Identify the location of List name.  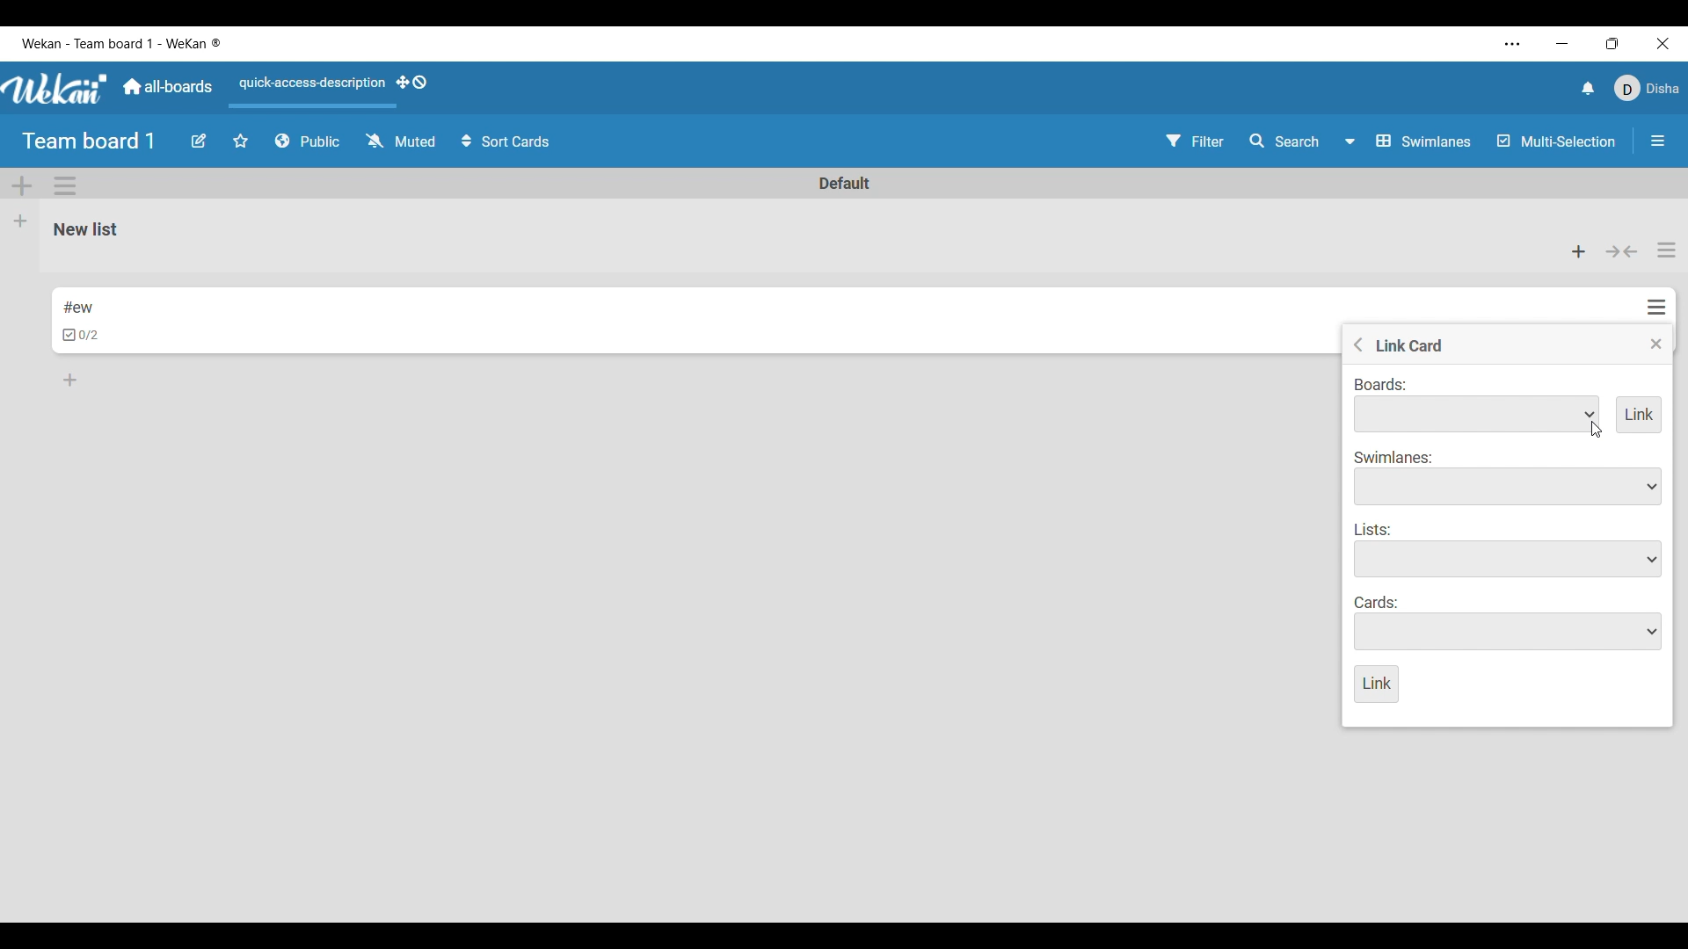
(86, 230).